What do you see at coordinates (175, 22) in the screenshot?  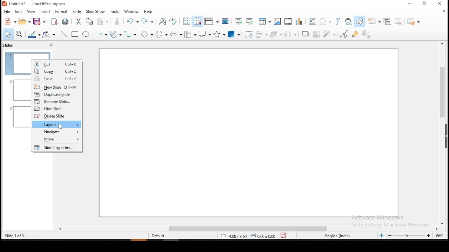 I see `spell check` at bounding box center [175, 22].